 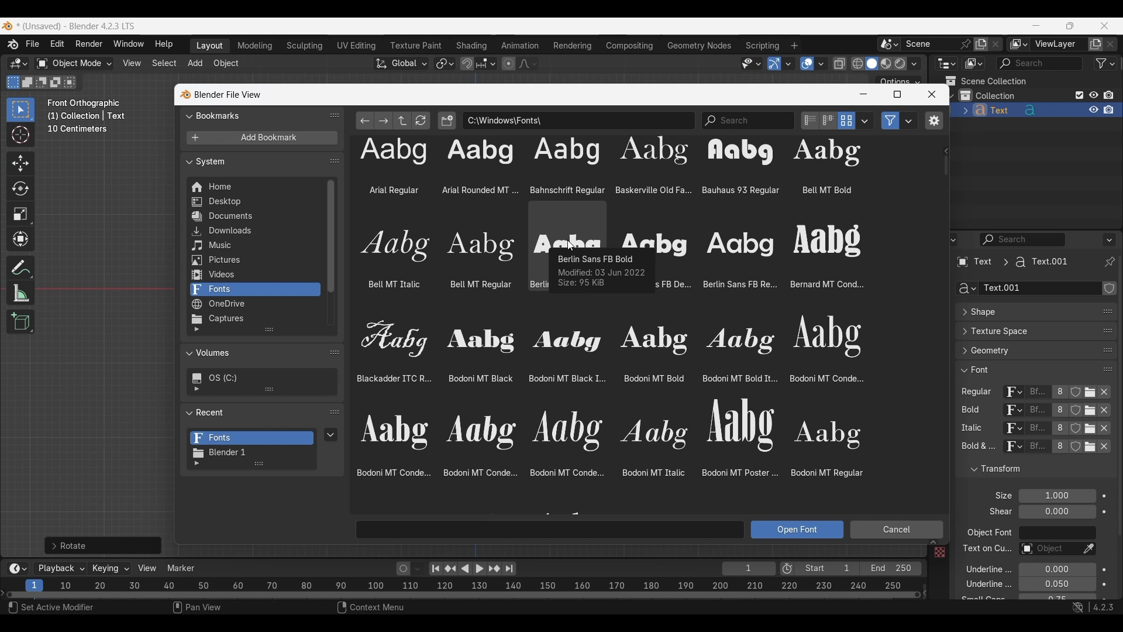 I want to click on Refresh file list, so click(x=421, y=121).